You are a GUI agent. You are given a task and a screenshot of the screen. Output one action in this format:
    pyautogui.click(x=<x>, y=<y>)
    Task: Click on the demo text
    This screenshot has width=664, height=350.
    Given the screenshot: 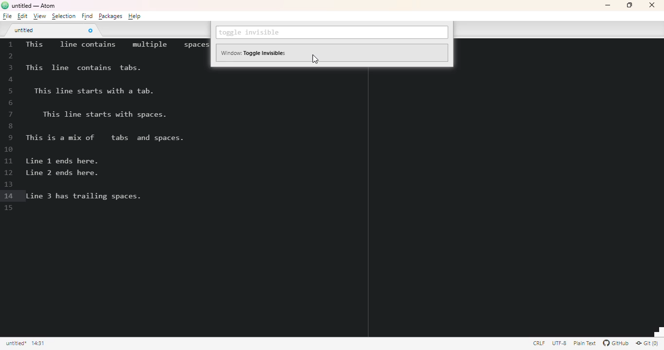 What is the action you would take?
    pyautogui.click(x=114, y=121)
    